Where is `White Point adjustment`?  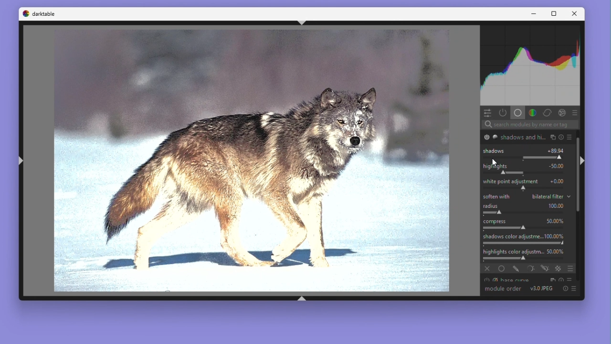 White Point adjustment is located at coordinates (510, 181).